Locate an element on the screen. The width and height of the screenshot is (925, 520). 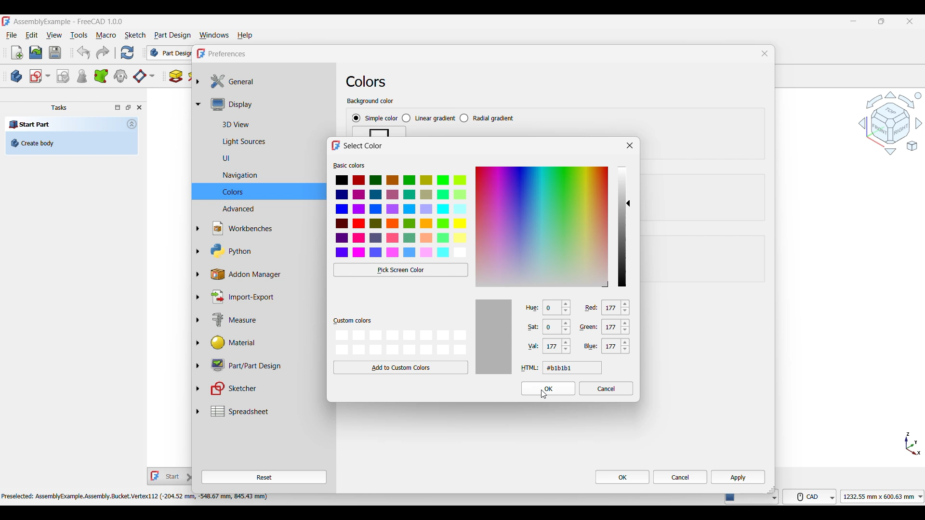
Close interface is located at coordinates (910, 22).